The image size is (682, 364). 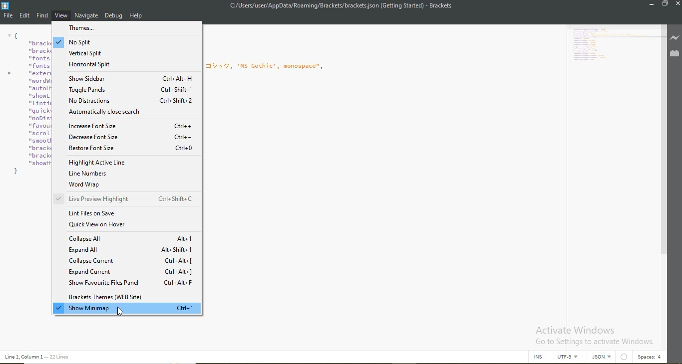 I want to click on show minimap, so click(x=125, y=308).